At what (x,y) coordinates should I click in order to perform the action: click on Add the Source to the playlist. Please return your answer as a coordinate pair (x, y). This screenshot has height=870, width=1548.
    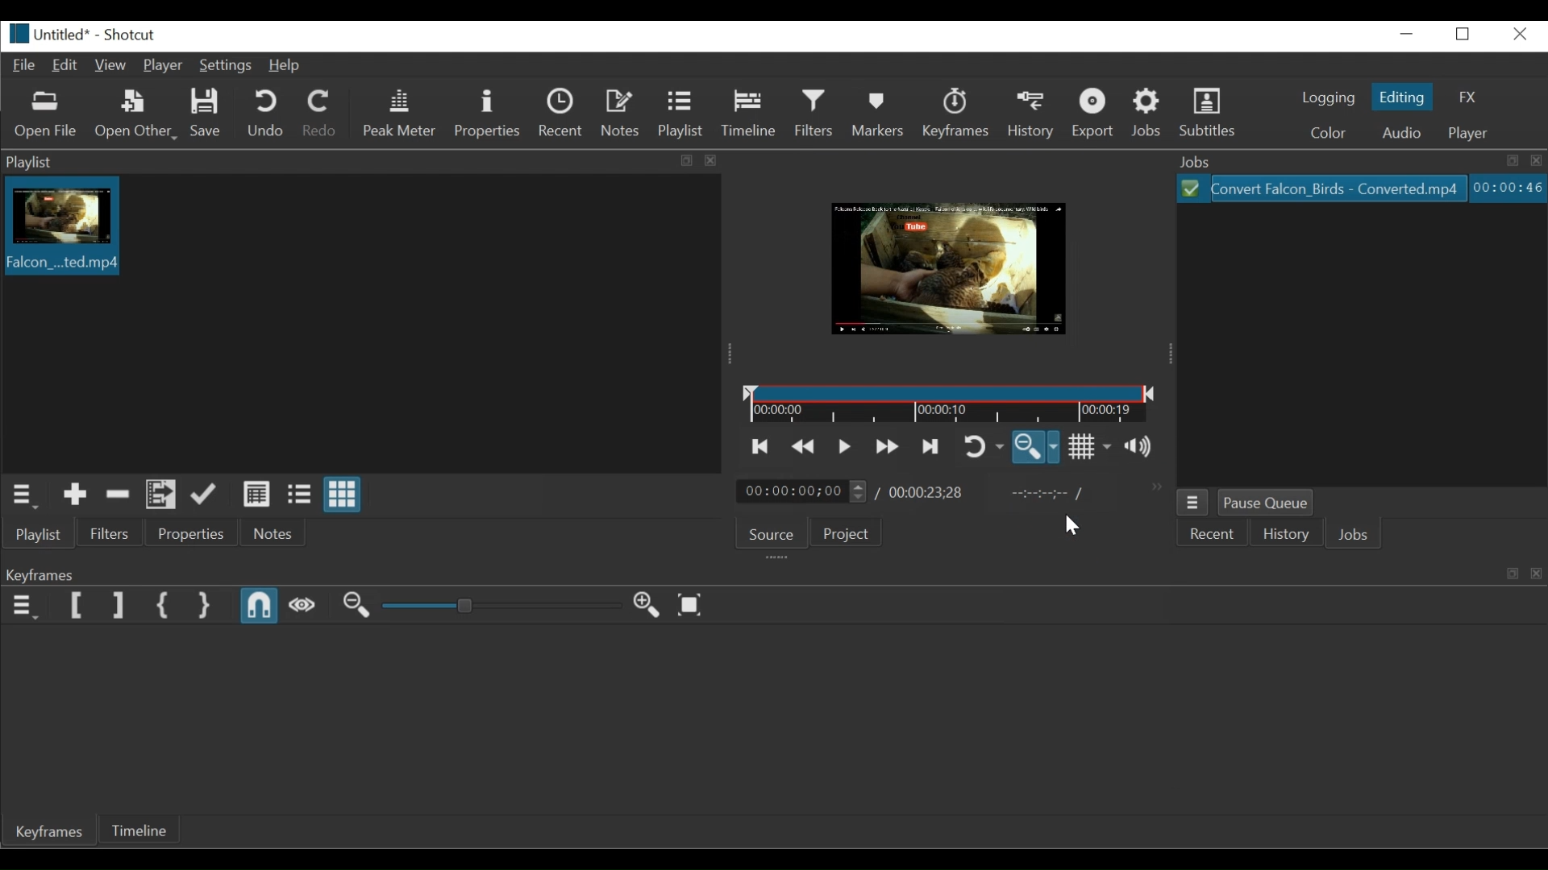
    Looking at the image, I should click on (74, 495).